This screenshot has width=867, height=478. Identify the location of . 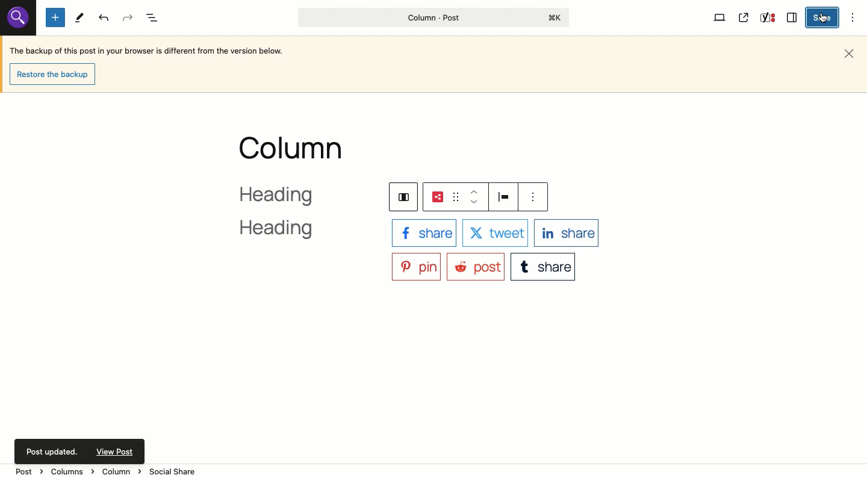
(16, 18).